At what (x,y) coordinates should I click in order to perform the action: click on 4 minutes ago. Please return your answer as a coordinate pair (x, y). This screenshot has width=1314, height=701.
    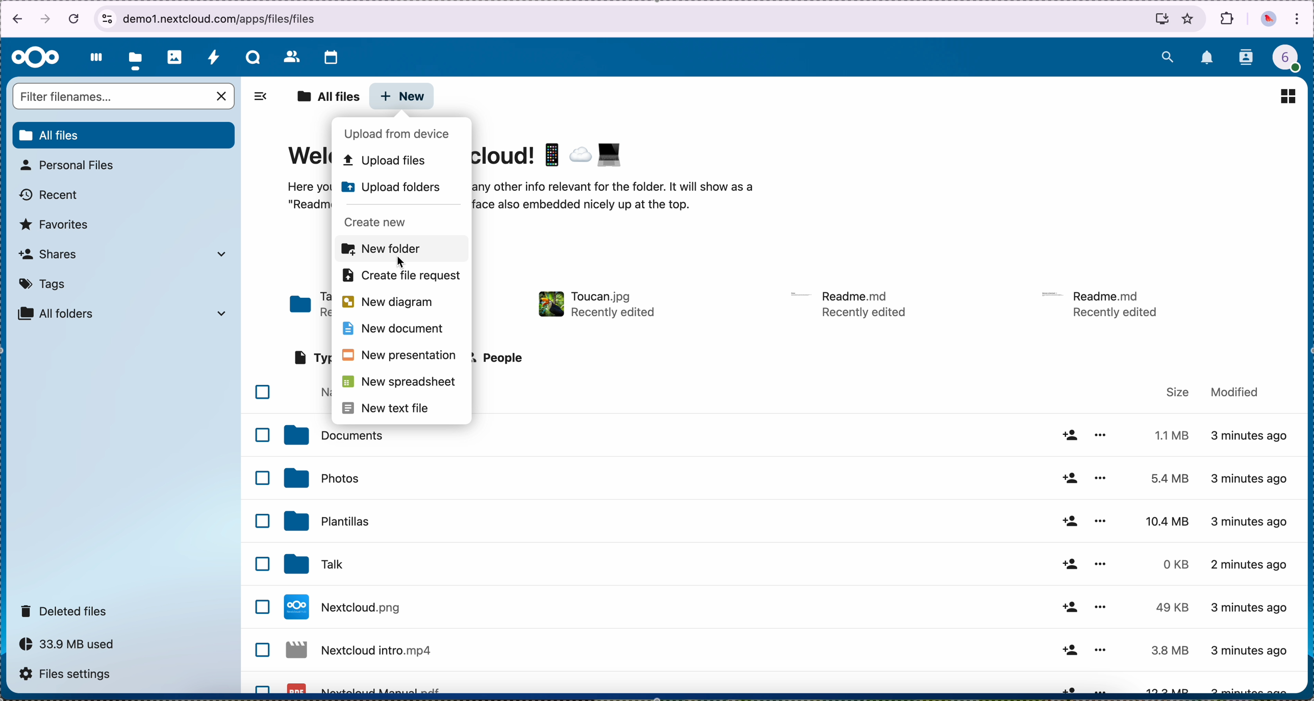
    Looking at the image, I should click on (1251, 650).